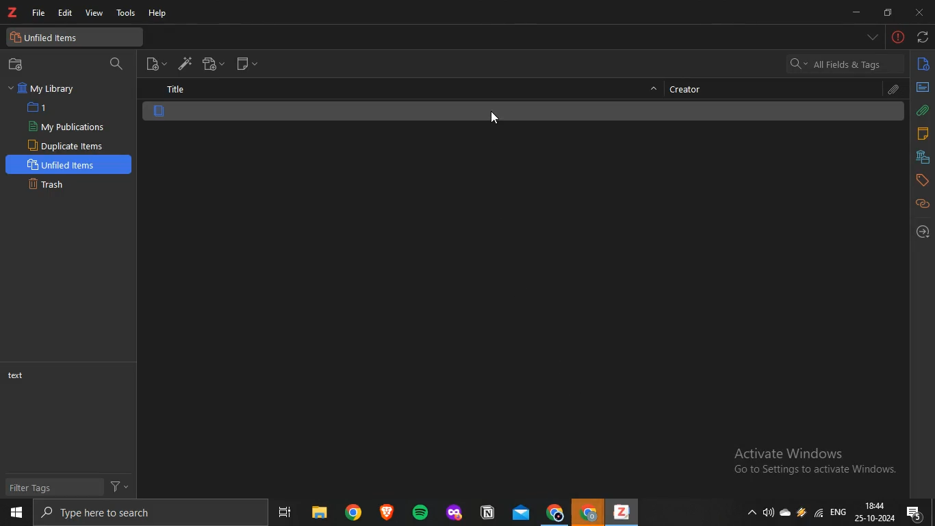 Image resolution: width=935 pixels, height=526 pixels. I want to click on eng, so click(838, 514).